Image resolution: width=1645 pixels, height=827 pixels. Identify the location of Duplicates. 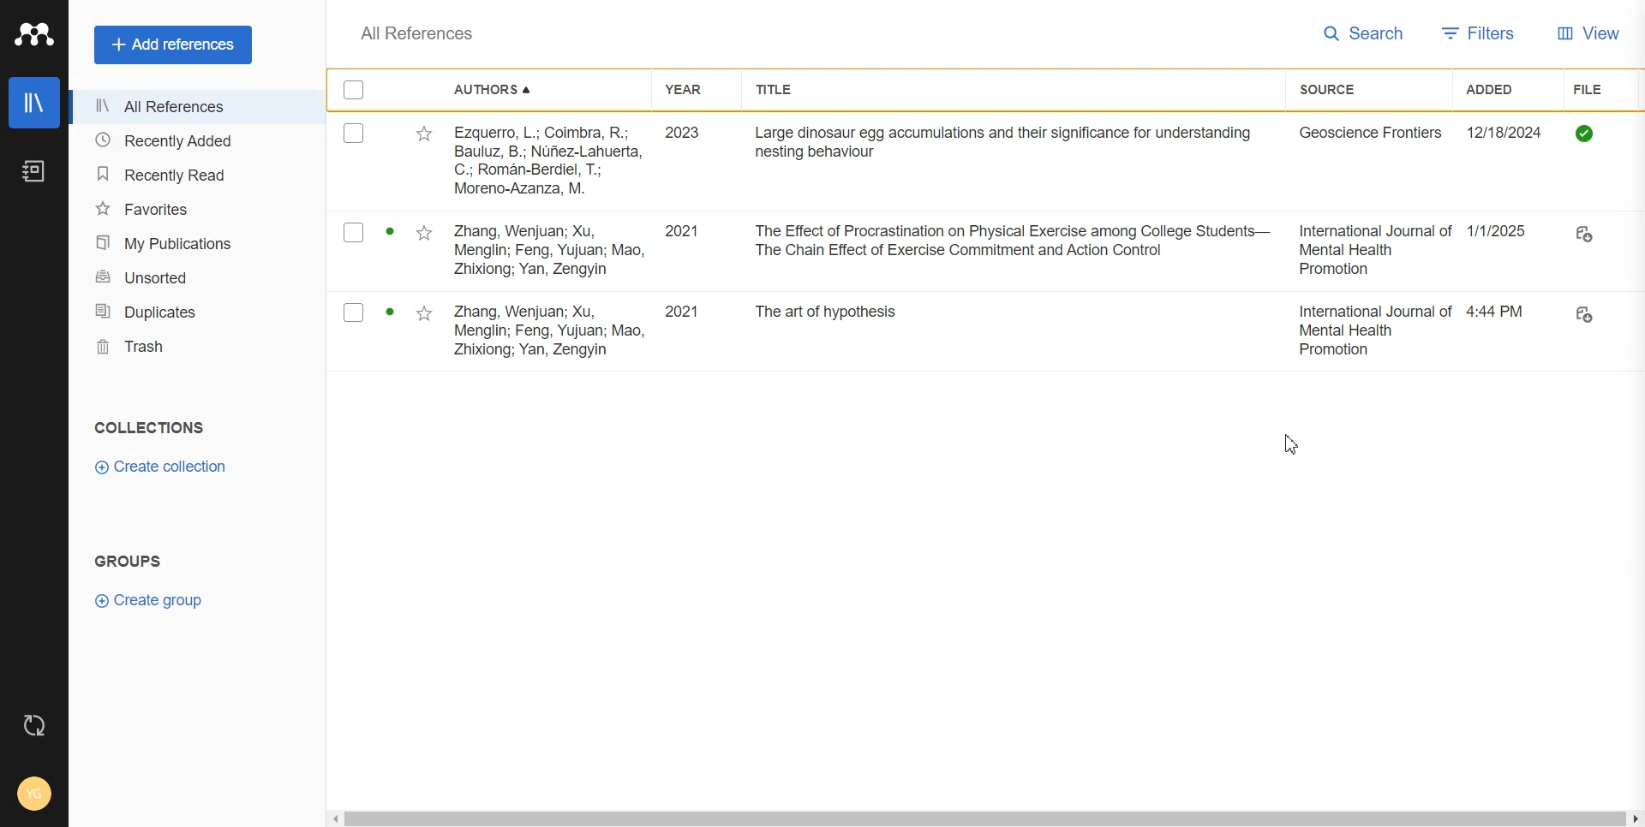
(183, 311).